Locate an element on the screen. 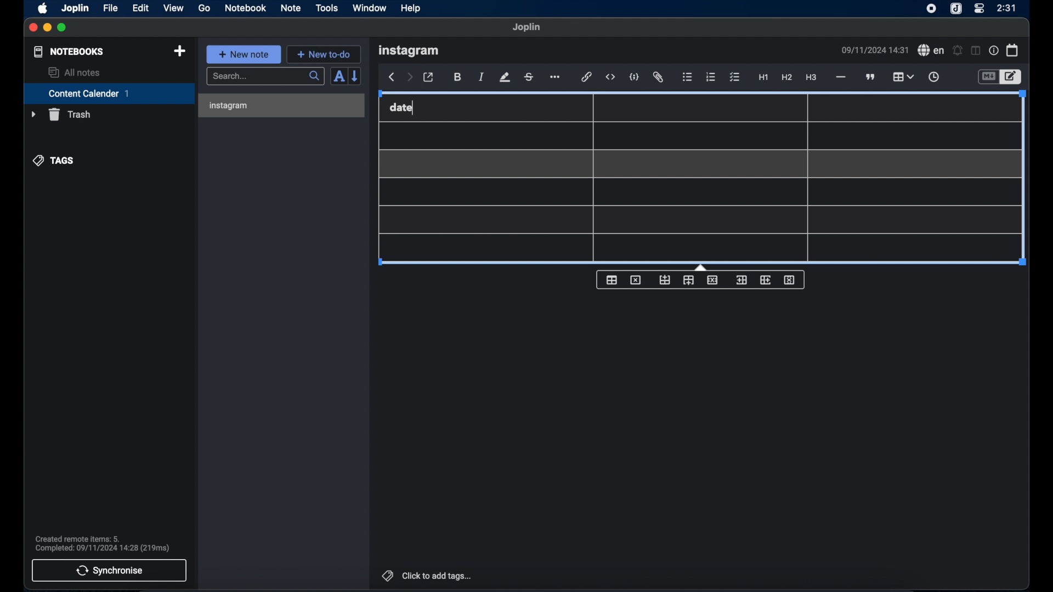 The height and width of the screenshot is (592, 1053). Created remote items: 5.
Completed: 09/11/2024 14:28 (219ms) is located at coordinates (101, 542).